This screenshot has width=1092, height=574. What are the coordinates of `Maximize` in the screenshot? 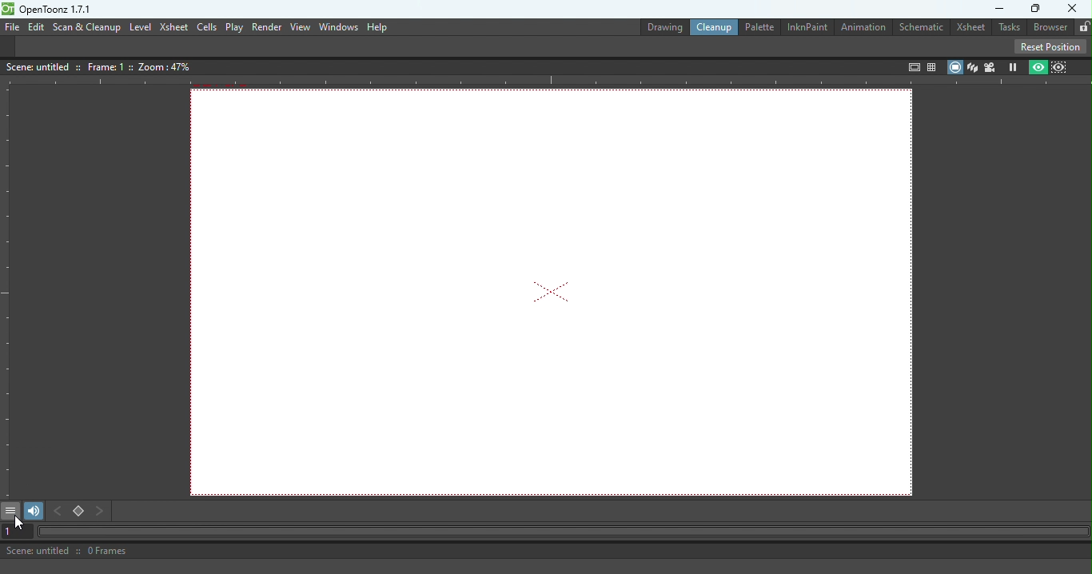 It's located at (1036, 9).